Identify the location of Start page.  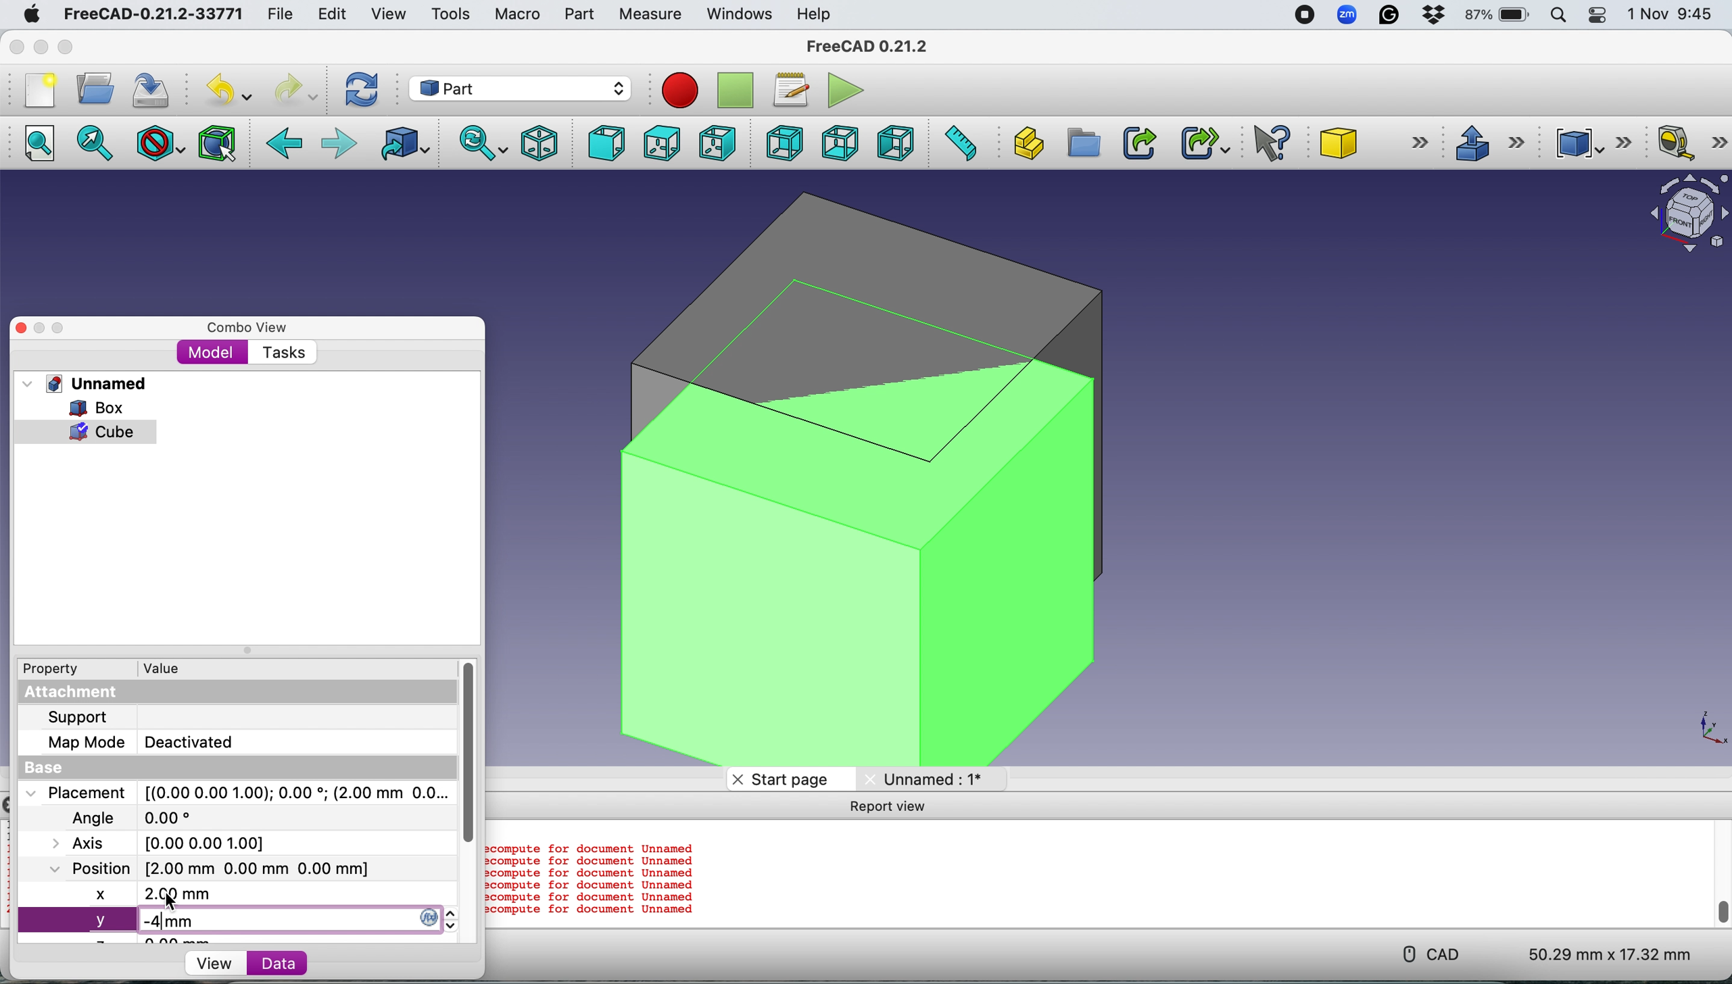
(789, 778).